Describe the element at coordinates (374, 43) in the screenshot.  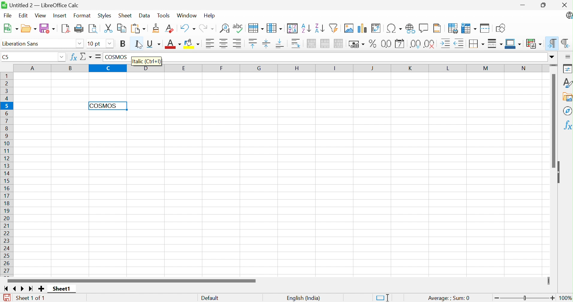
I see `Format as percent` at that location.